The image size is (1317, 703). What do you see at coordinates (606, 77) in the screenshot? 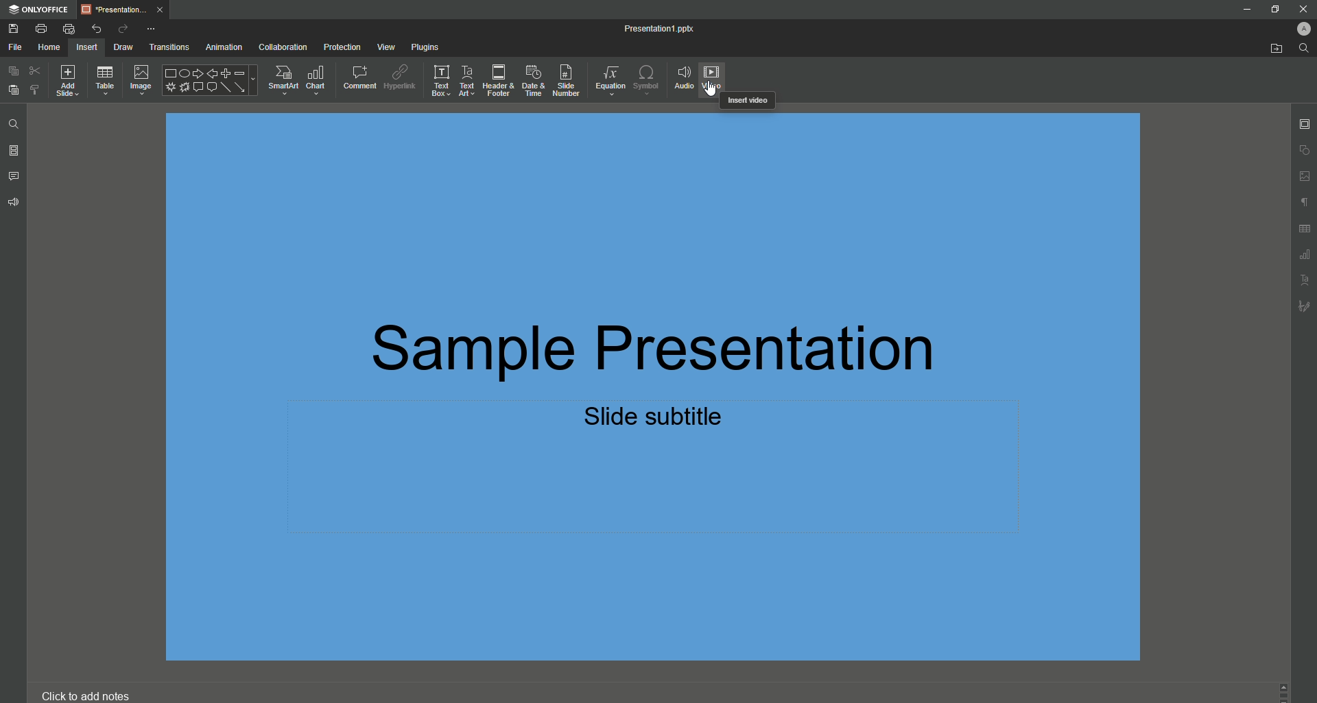
I see `Equation` at bounding box center [606, 77].